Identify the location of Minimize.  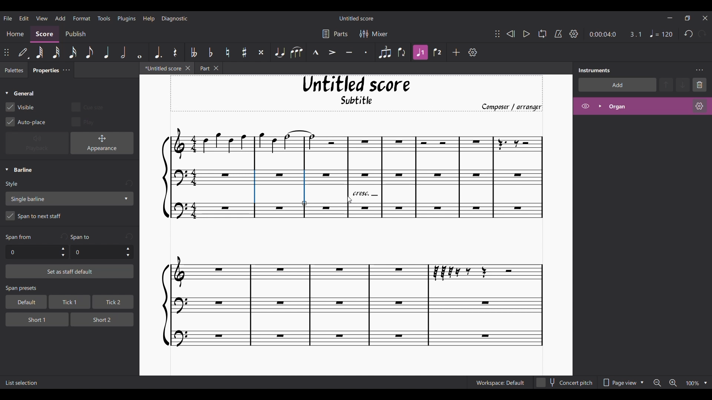
(670, 18).